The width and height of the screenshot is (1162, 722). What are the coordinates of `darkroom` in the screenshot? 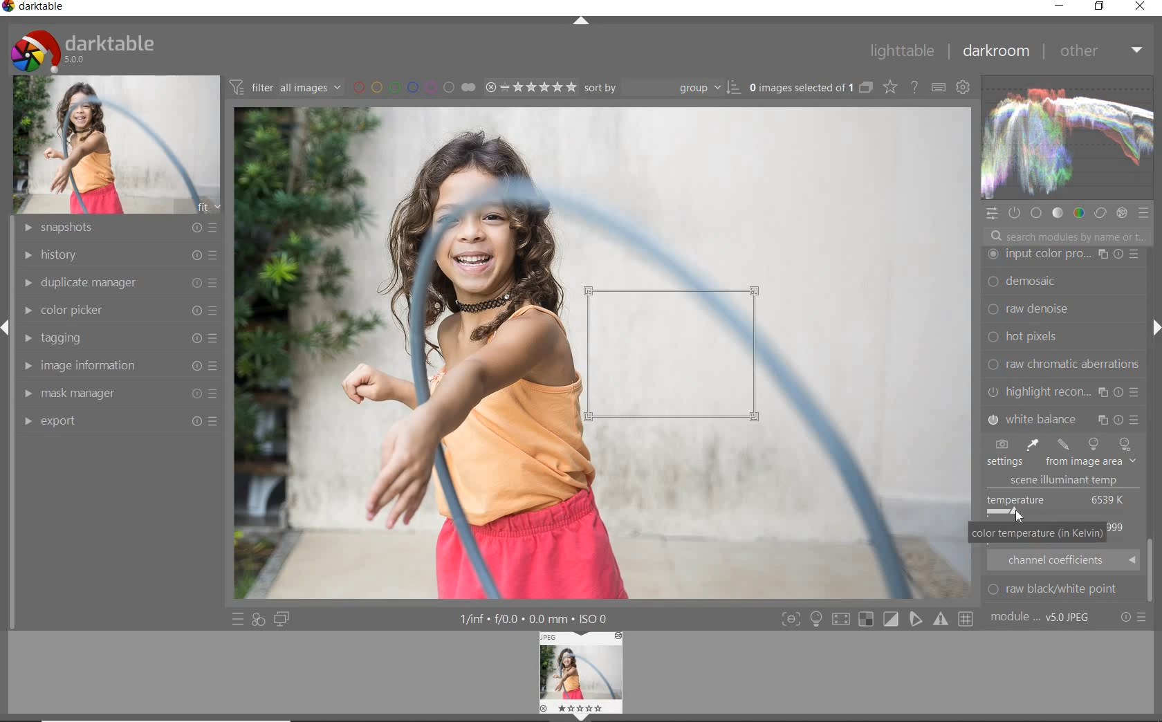 It's located at (998, 52).